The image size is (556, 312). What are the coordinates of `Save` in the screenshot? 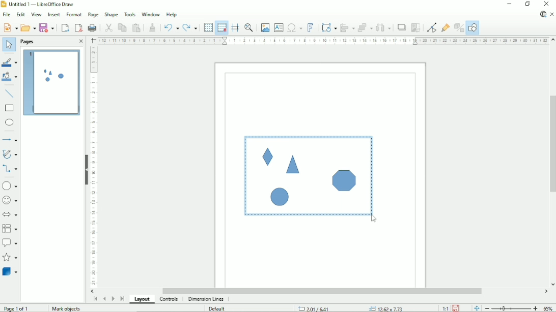 It's located at (456, 308).